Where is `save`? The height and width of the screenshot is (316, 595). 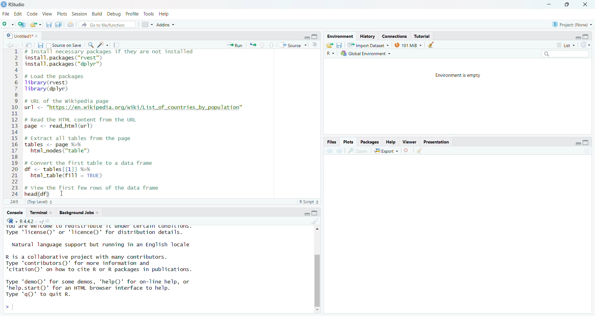
save is located at coordinates (339, 45).